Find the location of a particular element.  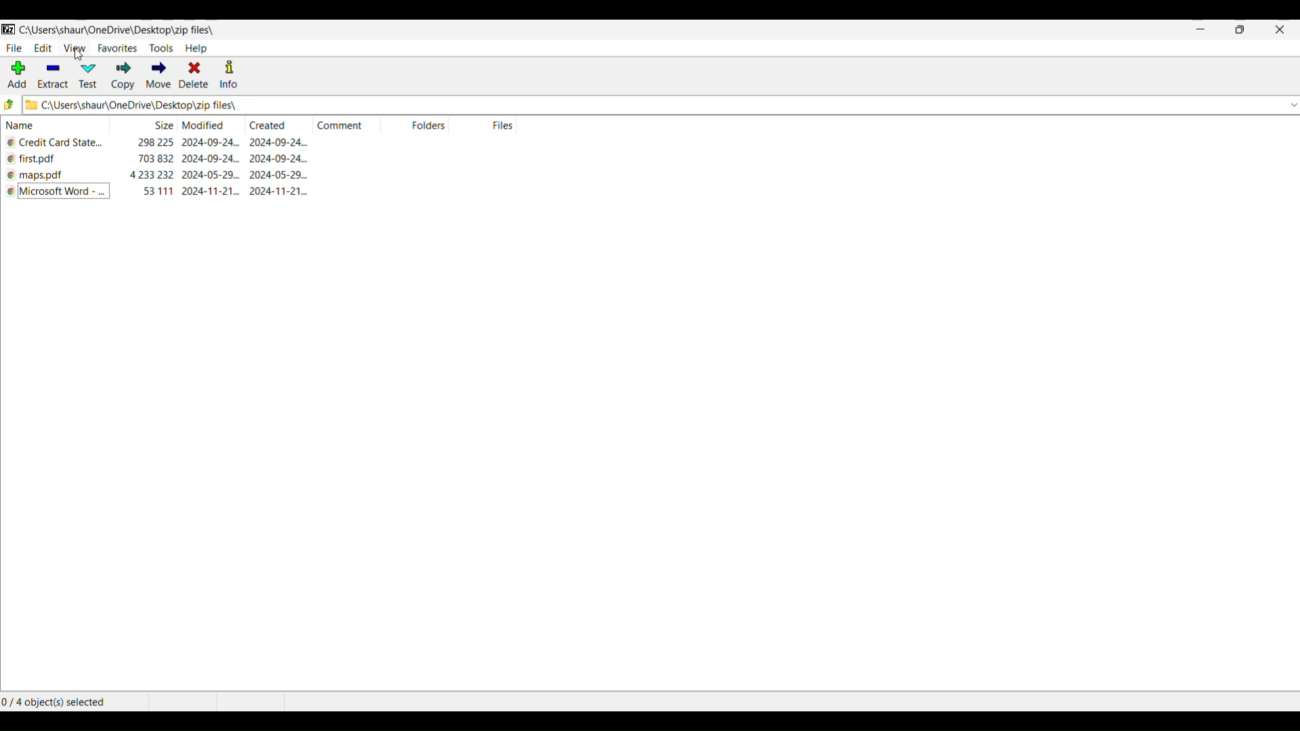

size of file is located at coordinates (159, 193).